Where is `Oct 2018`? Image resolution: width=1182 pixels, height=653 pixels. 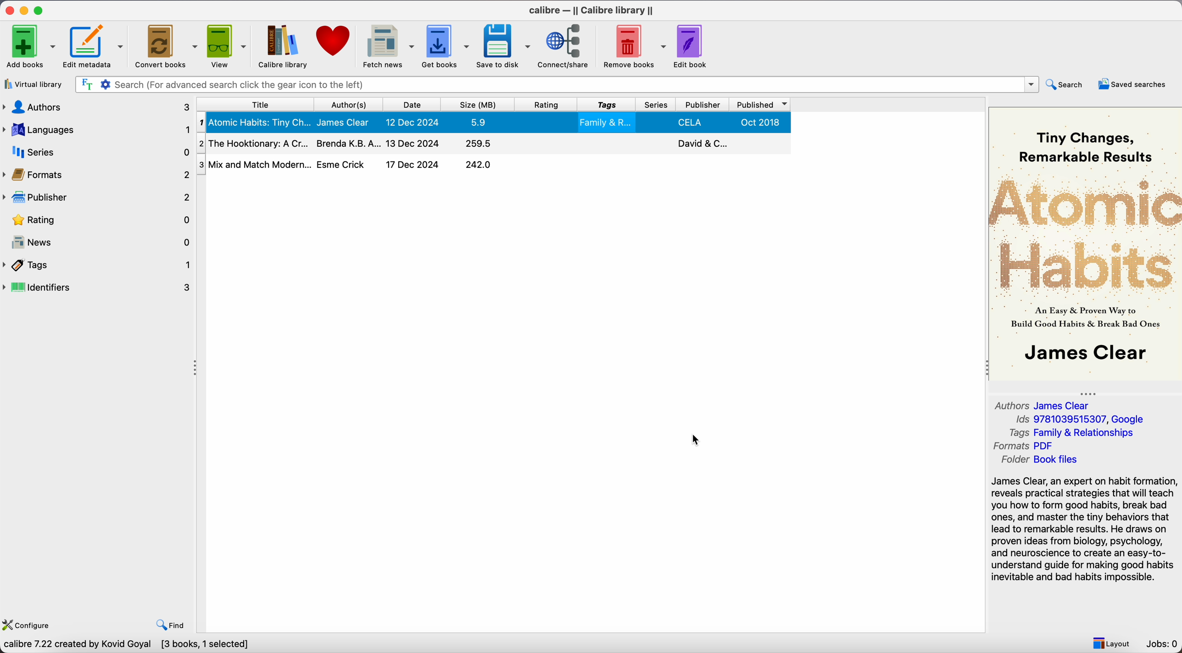 Oct 2018 is located at coordinates (762, 122).